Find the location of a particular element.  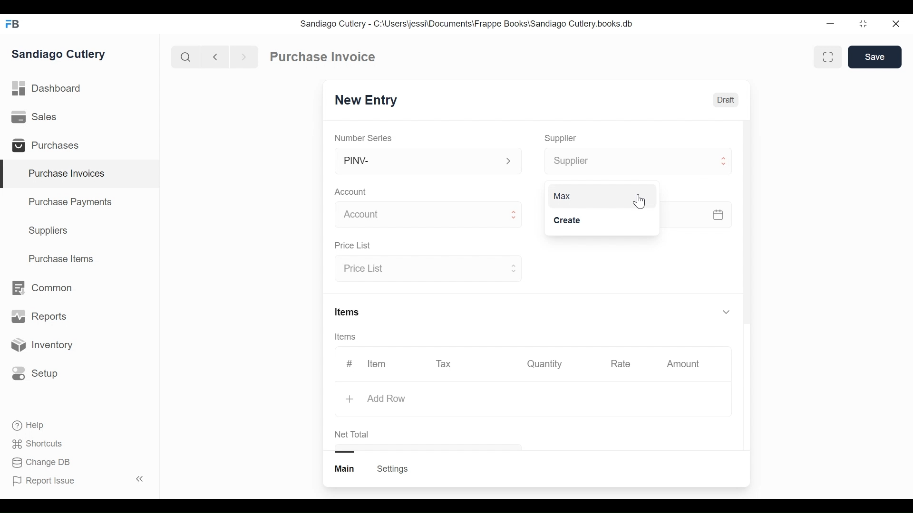

Sales is located at coordinates (36, 117).